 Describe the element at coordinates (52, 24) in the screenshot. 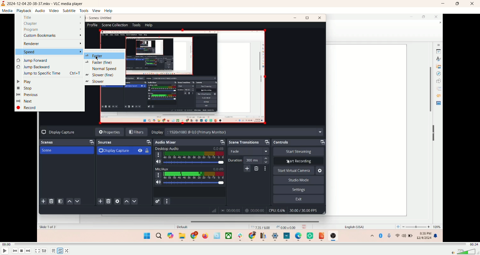

I see `chapter` at that location.